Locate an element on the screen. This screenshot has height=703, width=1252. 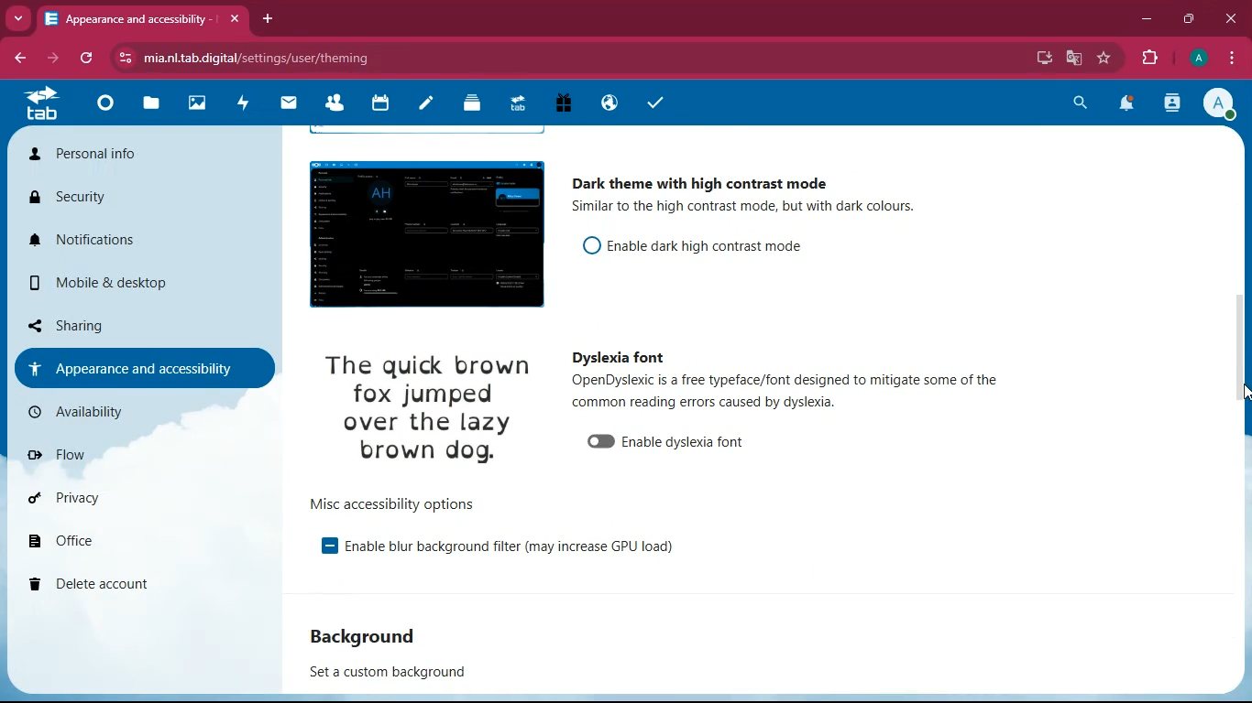
images is located at coordinates (202, 103).